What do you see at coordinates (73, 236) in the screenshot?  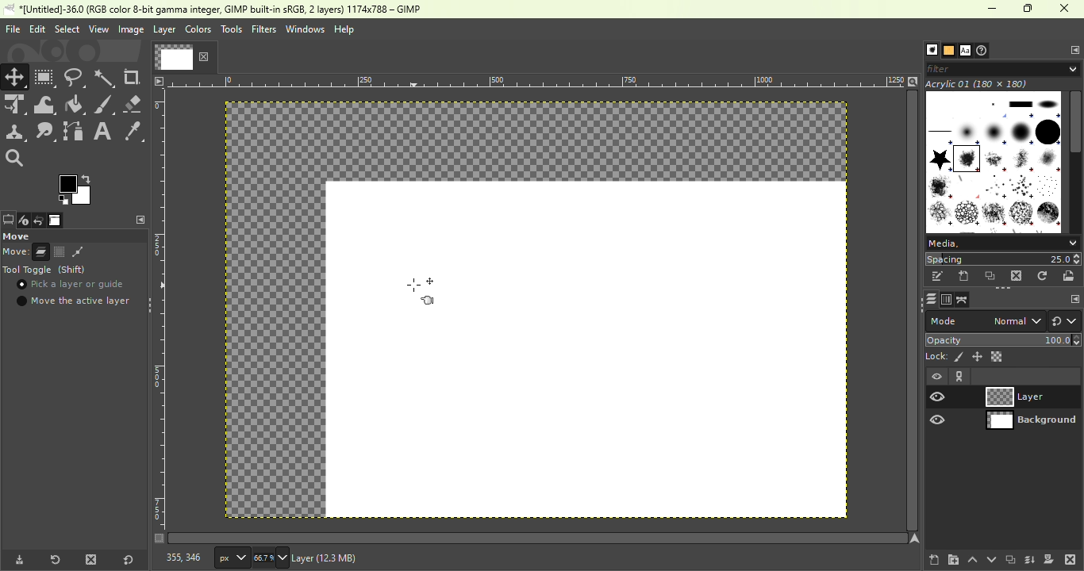 I see `Free select` at bounding box center [73, 236].